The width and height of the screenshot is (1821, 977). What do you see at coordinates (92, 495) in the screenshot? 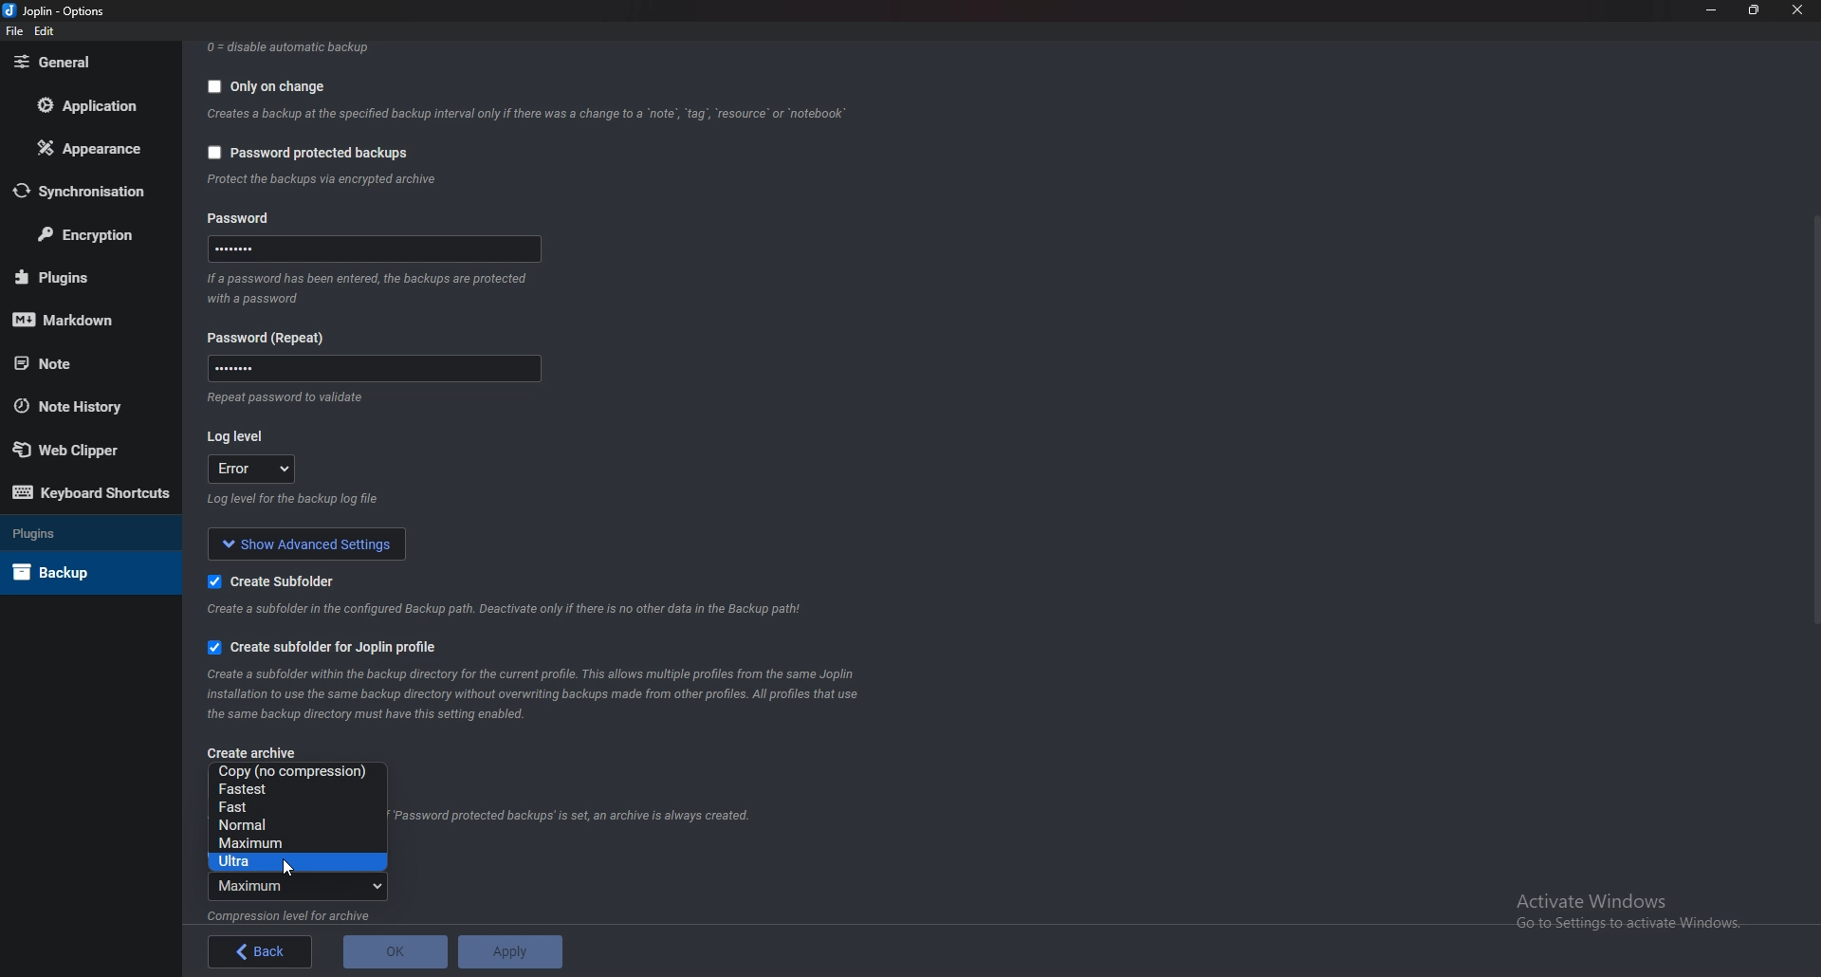
I see `Keyboard shortcuts` at bounding box center [92, 495].